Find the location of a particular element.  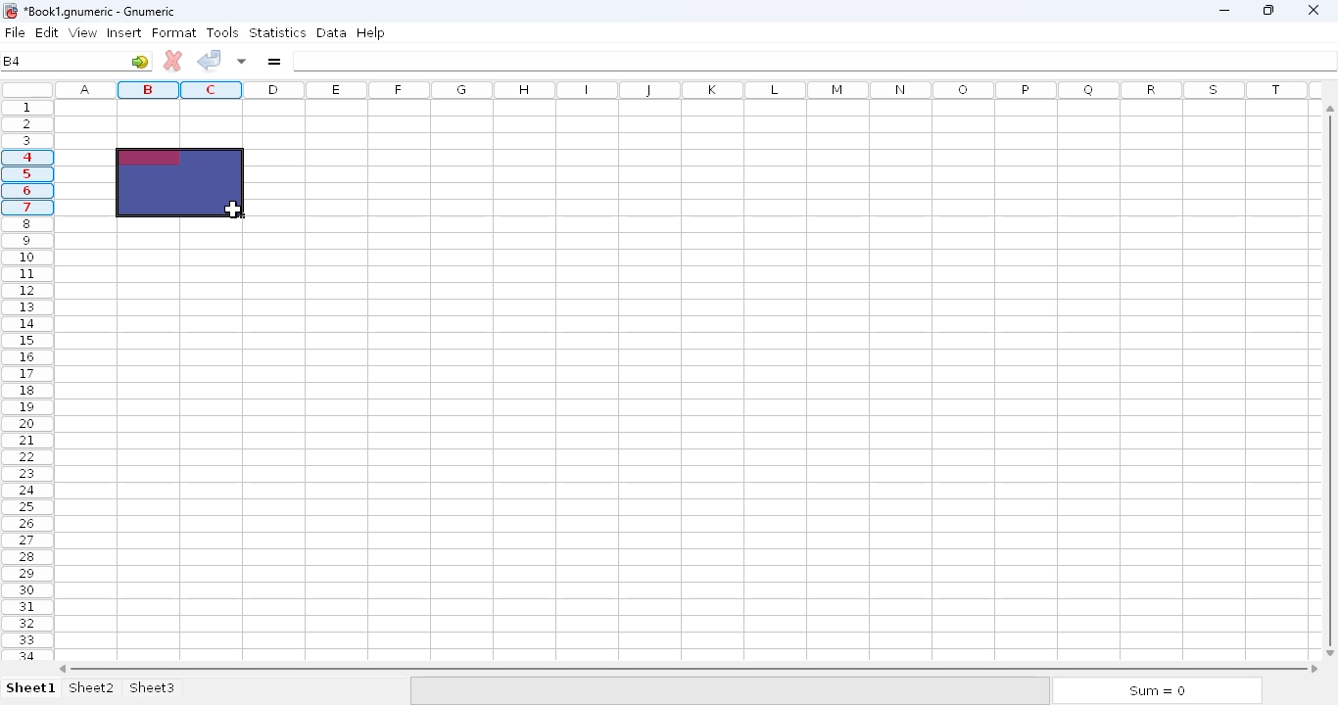

data is located at coordinates (331, 32).